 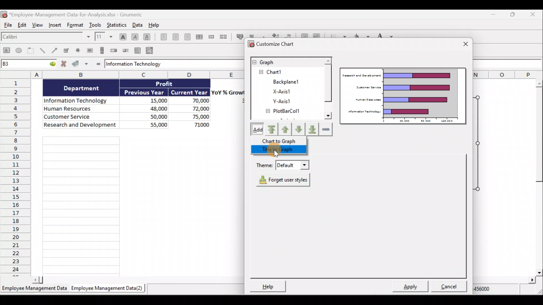 What do you see at coordinates (42, 51) in the screenshot?
I see `Create a line object` at bounding box center [42, 51].